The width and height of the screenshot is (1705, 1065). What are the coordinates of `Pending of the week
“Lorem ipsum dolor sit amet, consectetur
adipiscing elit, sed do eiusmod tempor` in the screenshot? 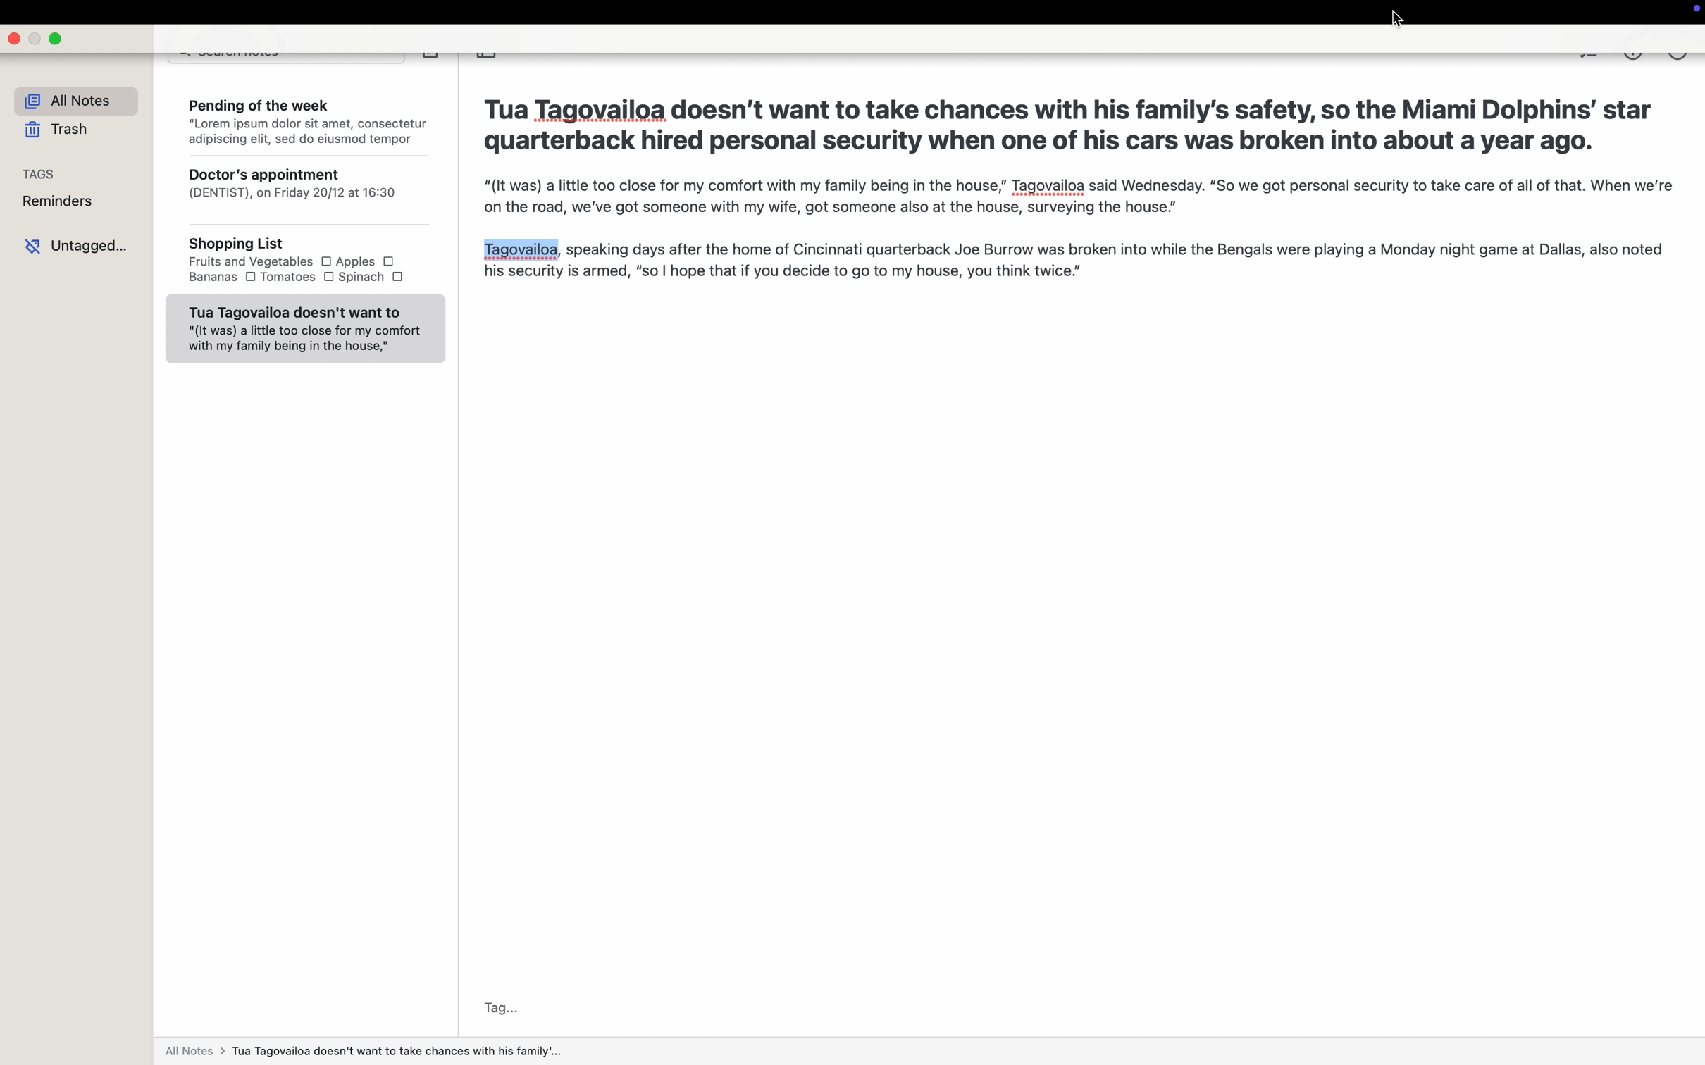 It's located at (305, 119).